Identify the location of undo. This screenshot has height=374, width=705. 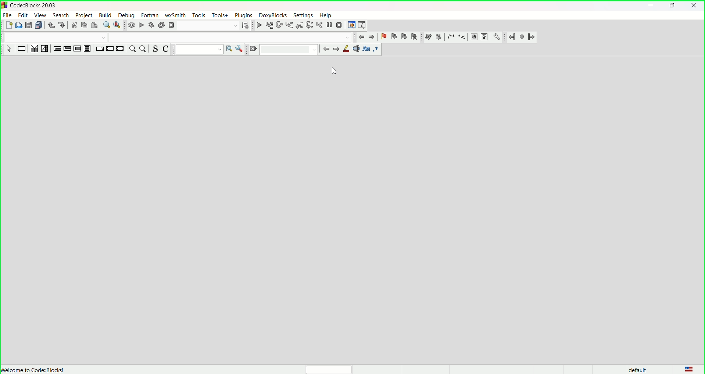
(50, 26).